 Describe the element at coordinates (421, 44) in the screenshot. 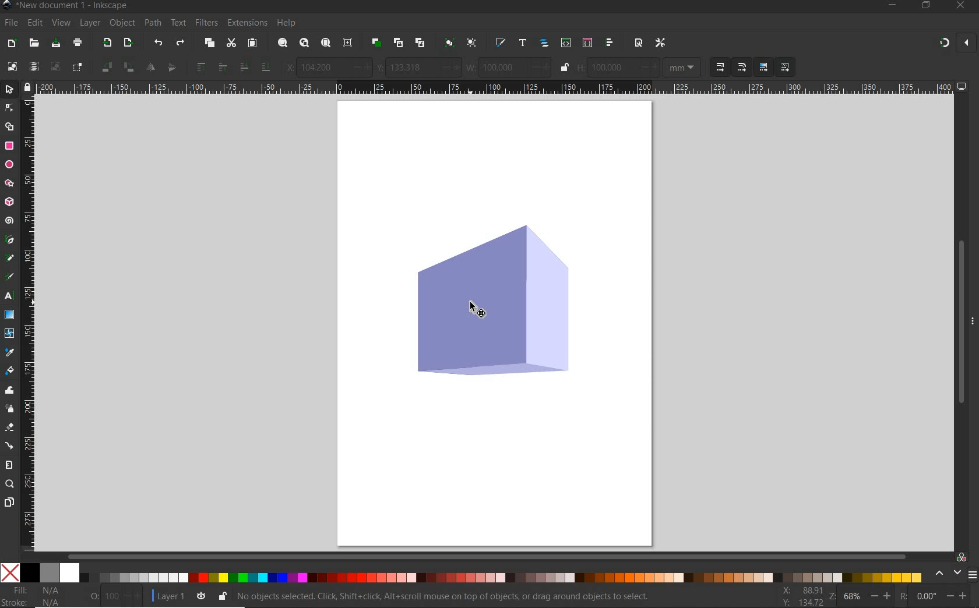

I see `UNLINK CODE` at that location.